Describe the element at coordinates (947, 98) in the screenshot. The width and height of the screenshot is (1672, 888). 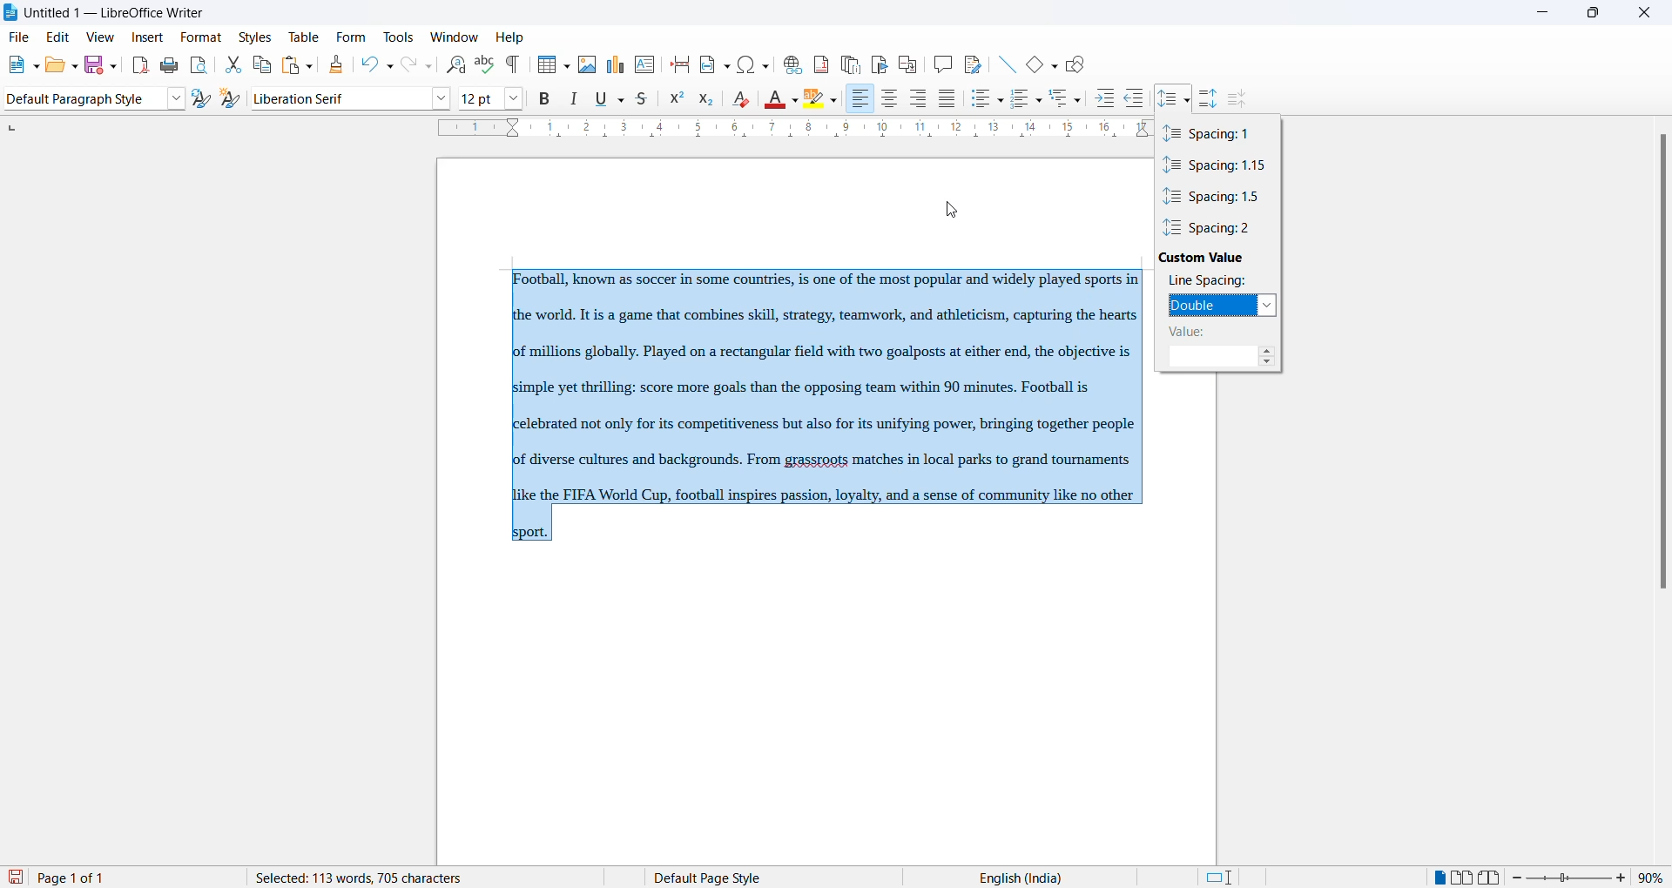
I see `justified` at that location.